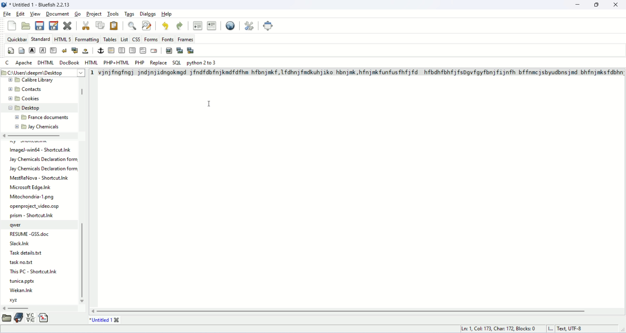 The height and width of the screenshot is (333, 626). What do you see at coordinates (551, 328) in the screenshot?
I see `I` at bounding box center [551, 328].